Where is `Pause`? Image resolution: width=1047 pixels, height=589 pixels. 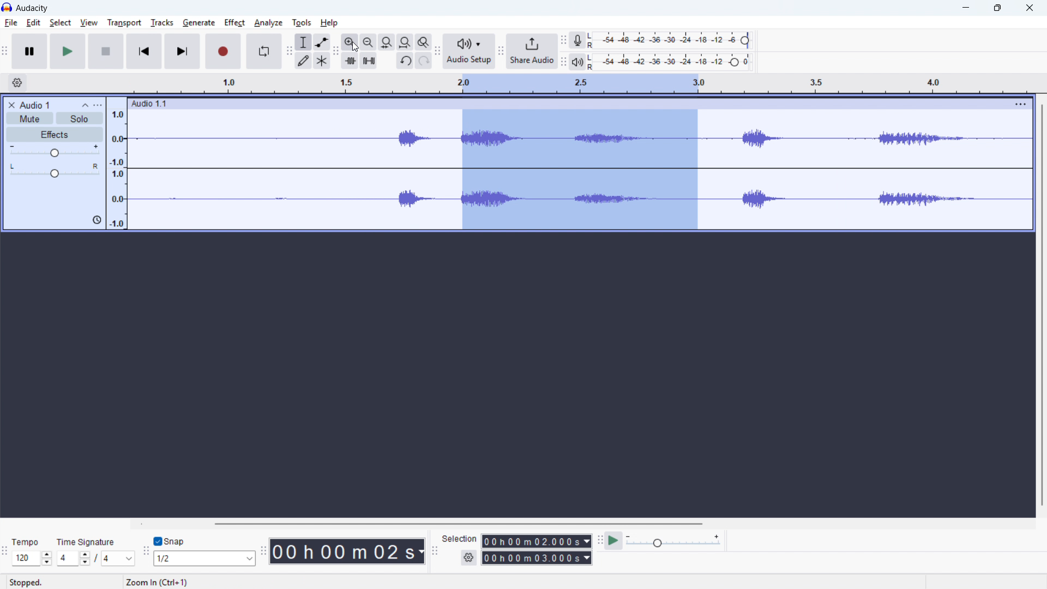 Pause is located at coordinates (31, 51).